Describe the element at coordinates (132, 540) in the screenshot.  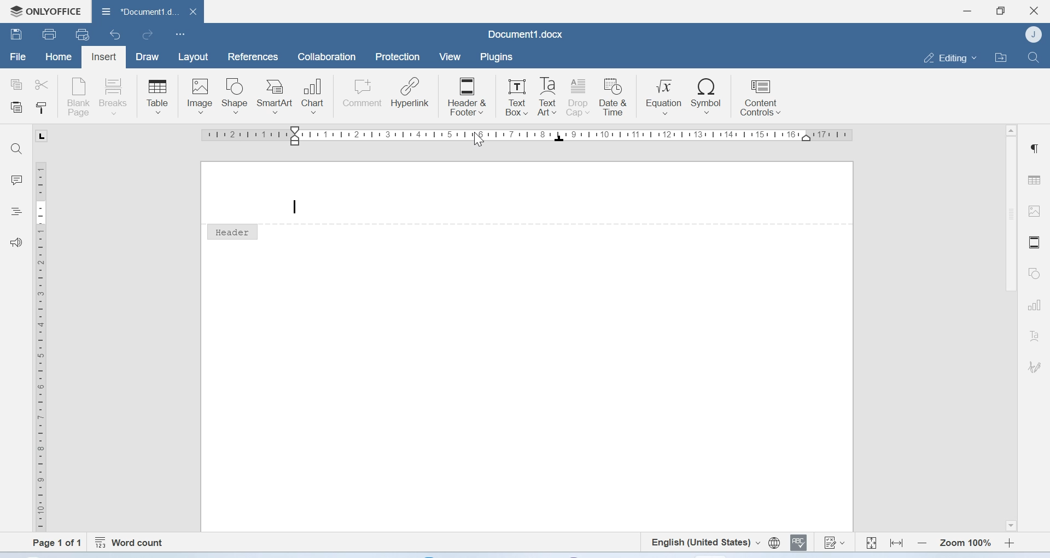
I see `Word count` at that location.